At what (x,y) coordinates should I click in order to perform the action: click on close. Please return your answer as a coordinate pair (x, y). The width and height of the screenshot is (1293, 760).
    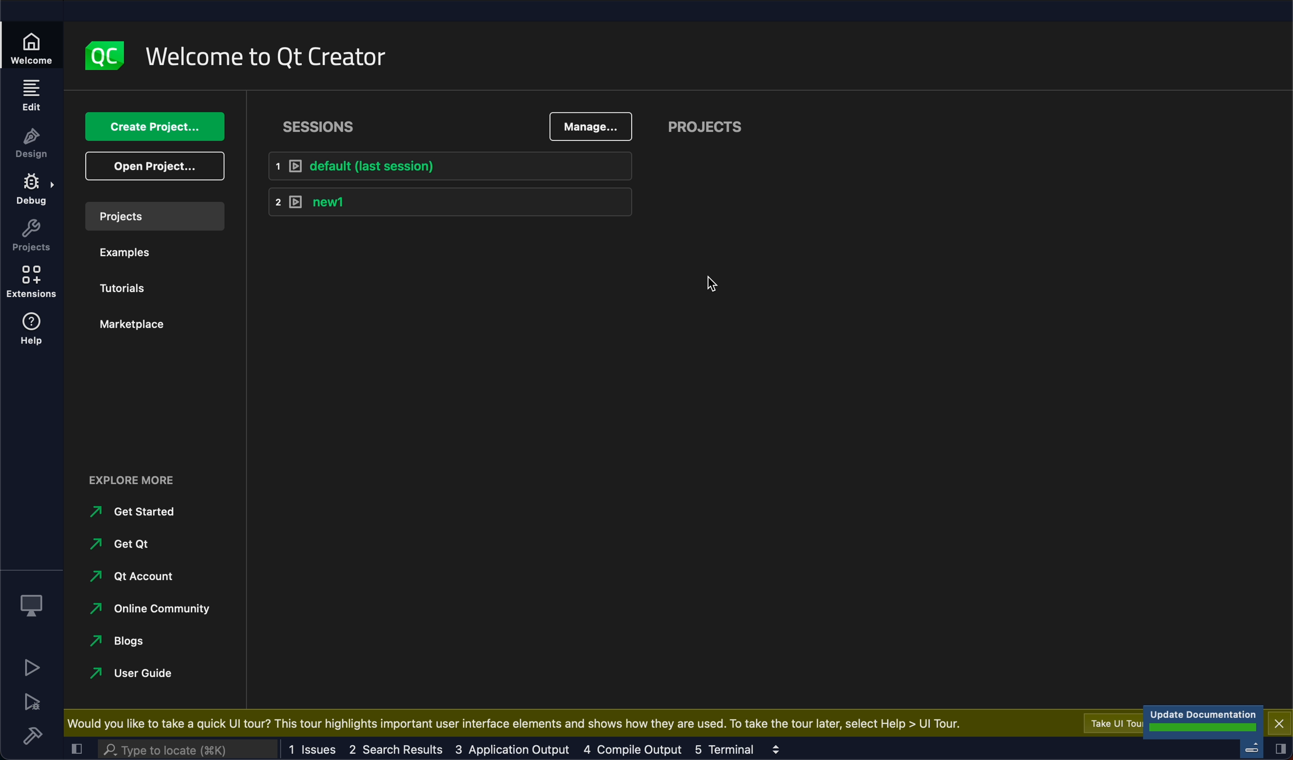
    Looking at the image, I should click on (1279, 722).